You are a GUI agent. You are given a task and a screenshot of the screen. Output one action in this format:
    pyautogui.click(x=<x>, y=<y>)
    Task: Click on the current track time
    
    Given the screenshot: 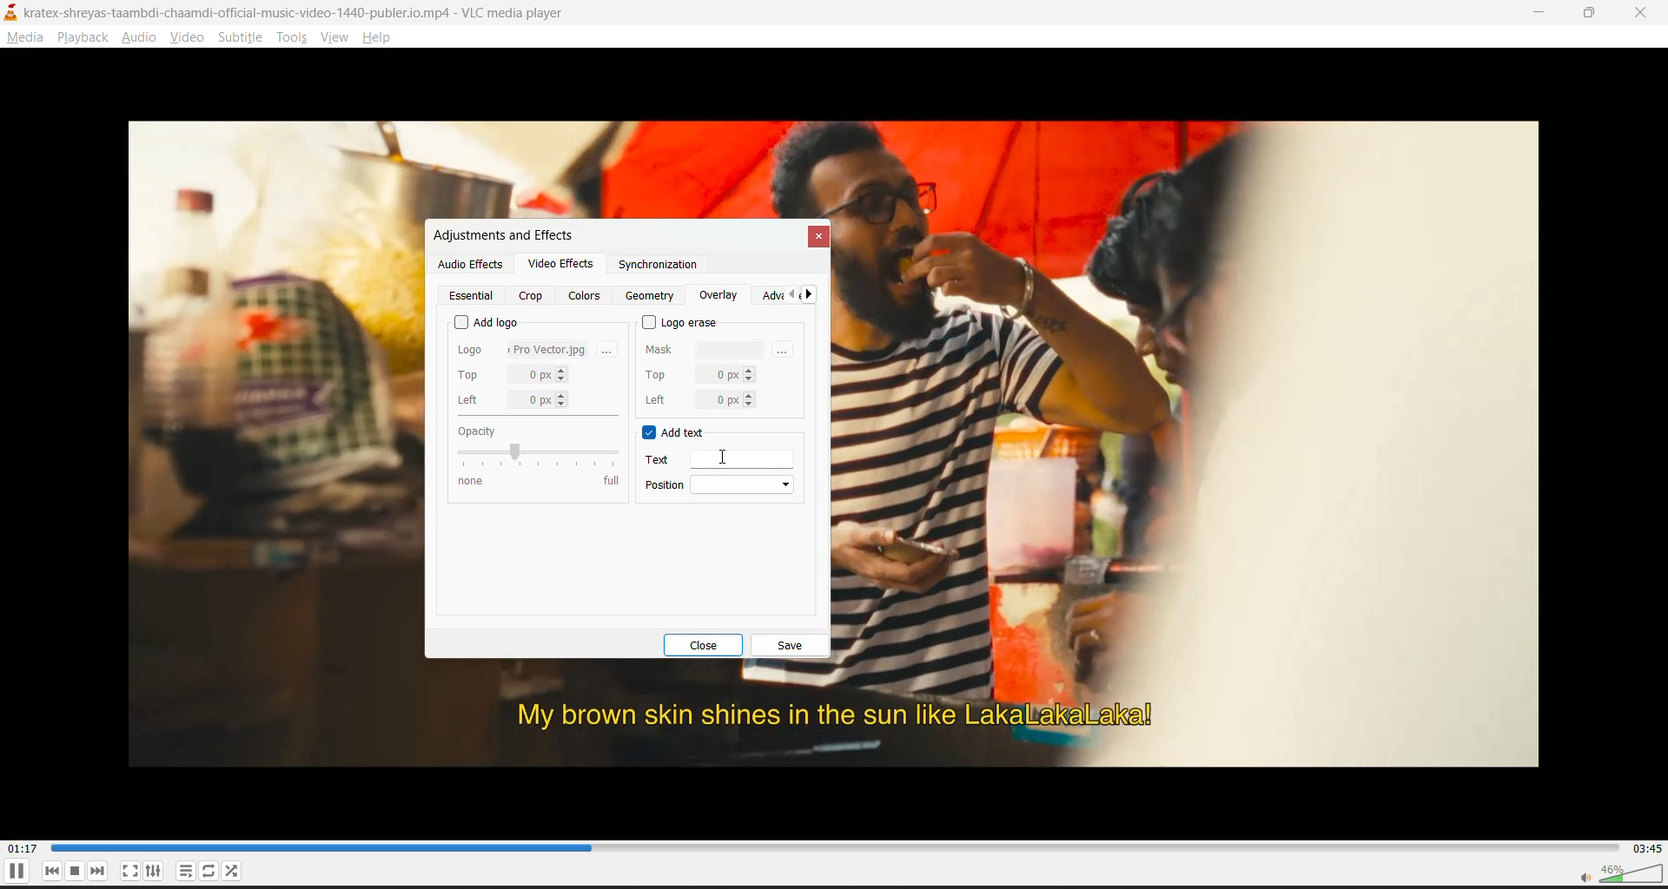 What is the action you would take?
    pyautogui.click(x=25, y=846)
    